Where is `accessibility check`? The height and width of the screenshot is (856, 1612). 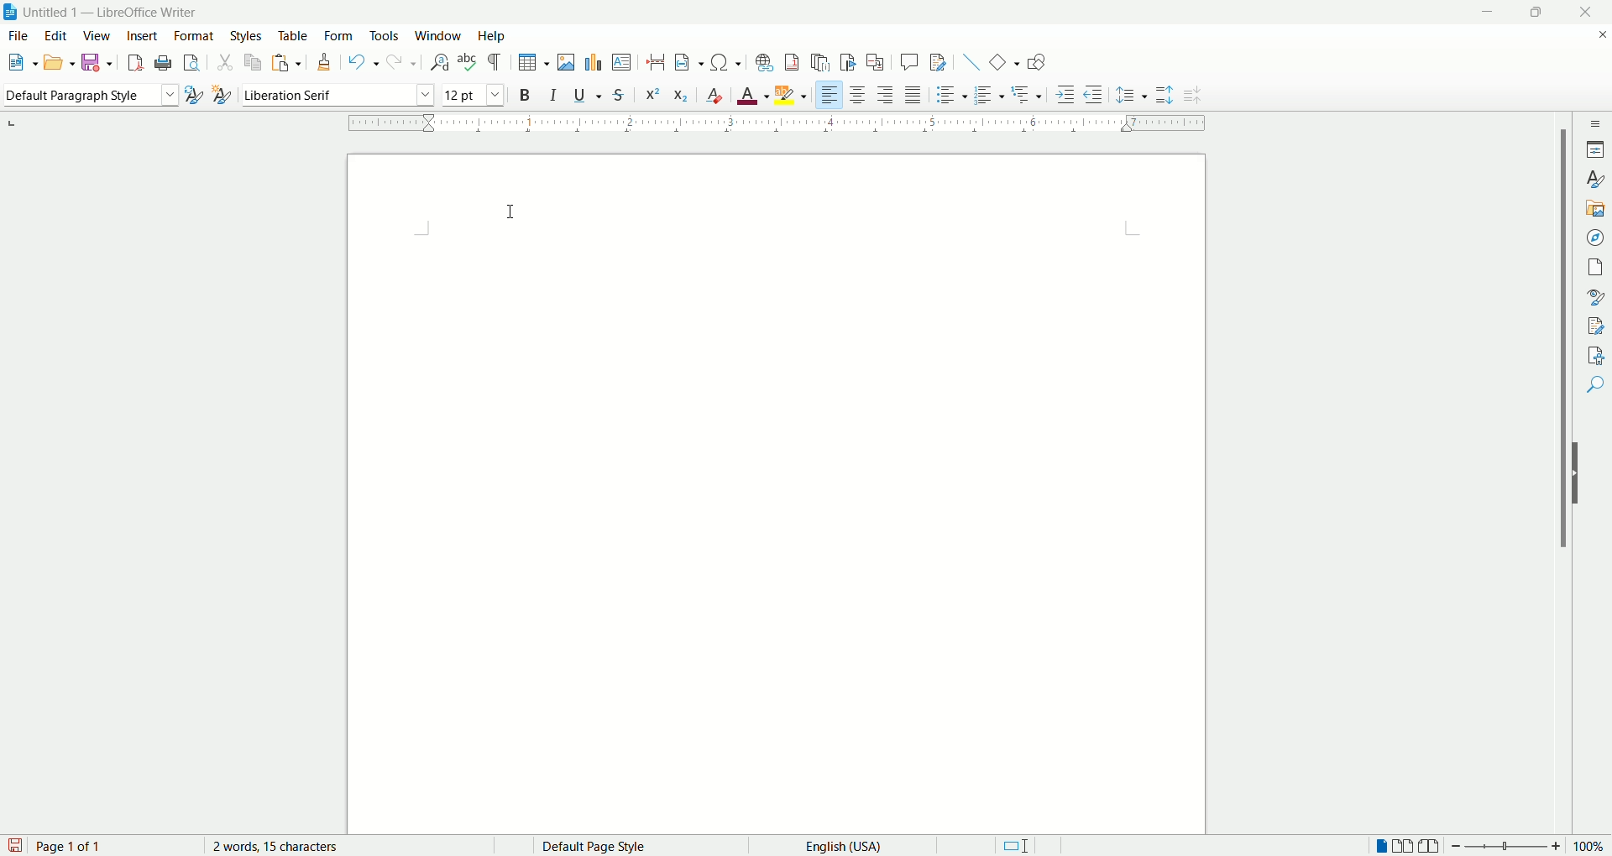
accessibility check is located at coordinates (1595, 356).